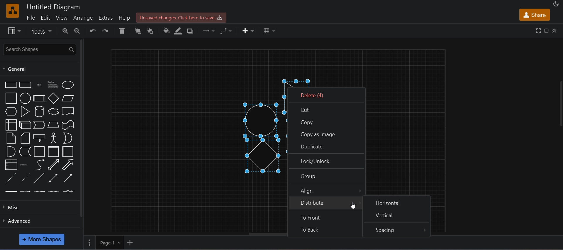  What do you see at coordinates (52, 178) in the screenshot?
I see `bidirectional connector` at bounding box center [52, 178].